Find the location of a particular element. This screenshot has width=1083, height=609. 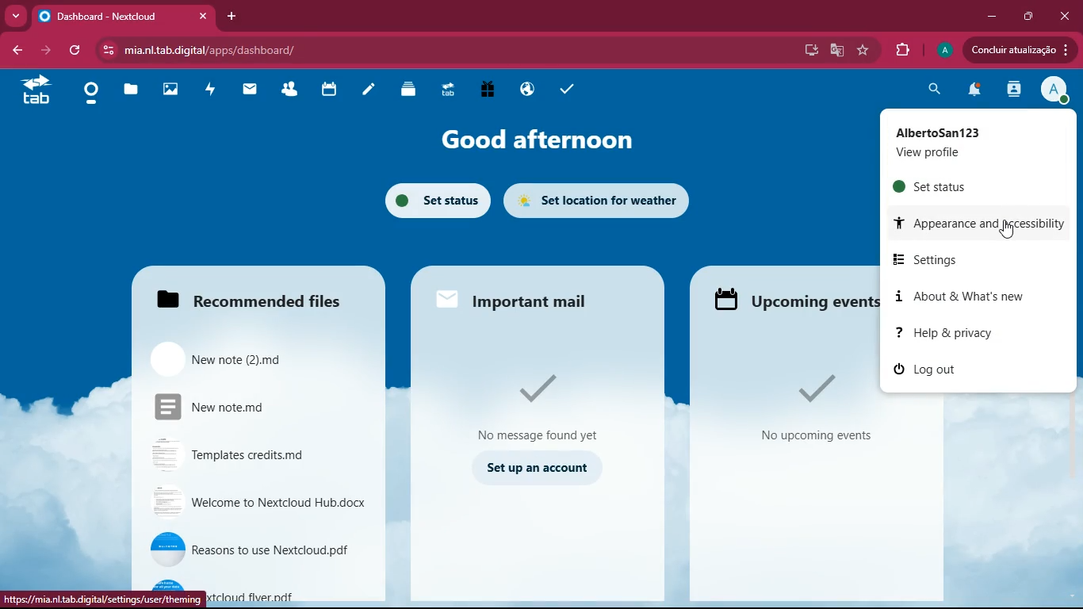

activity is located at coordinates (211, 94).